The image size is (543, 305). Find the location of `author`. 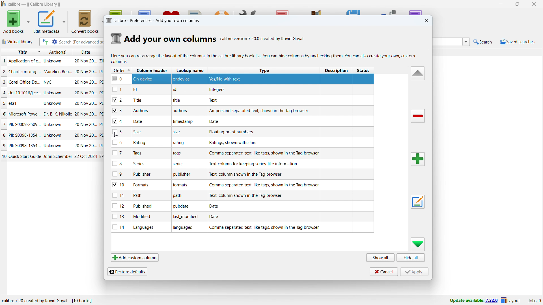

author is located at coordinates (51, 82).